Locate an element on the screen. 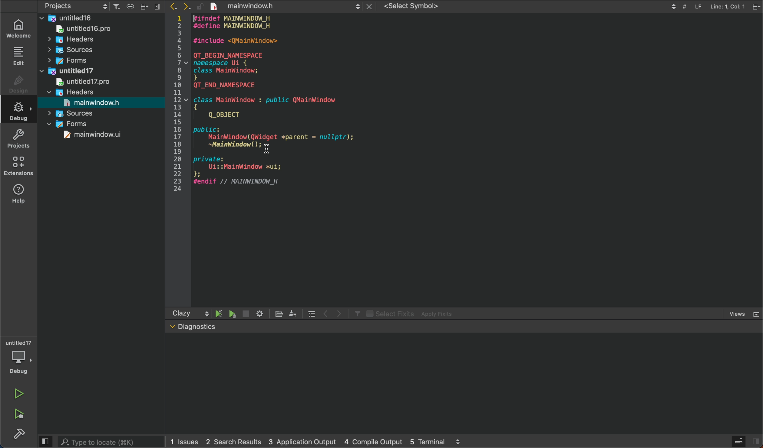  Forms is located at coordinates (71, 124).